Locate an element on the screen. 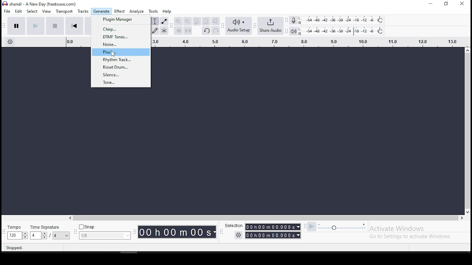 The width and height of the screenshot is (472, 265). icon and file name is located at coordinates (39, 4).